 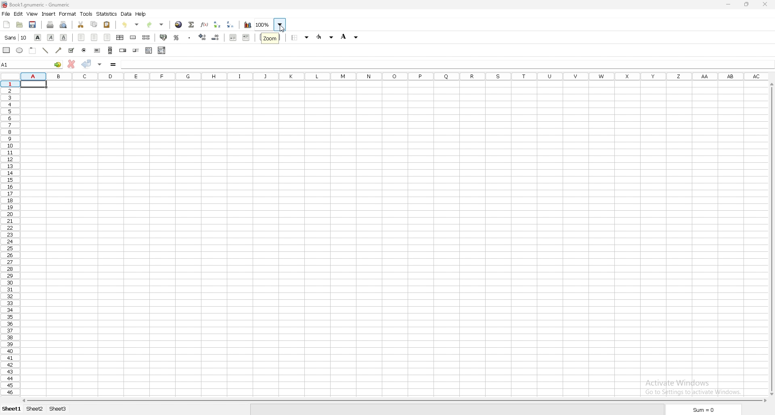 What do you see at coordinates (136, 51) in the screenshot?
I see `slider` at bounding box center [136, 51].